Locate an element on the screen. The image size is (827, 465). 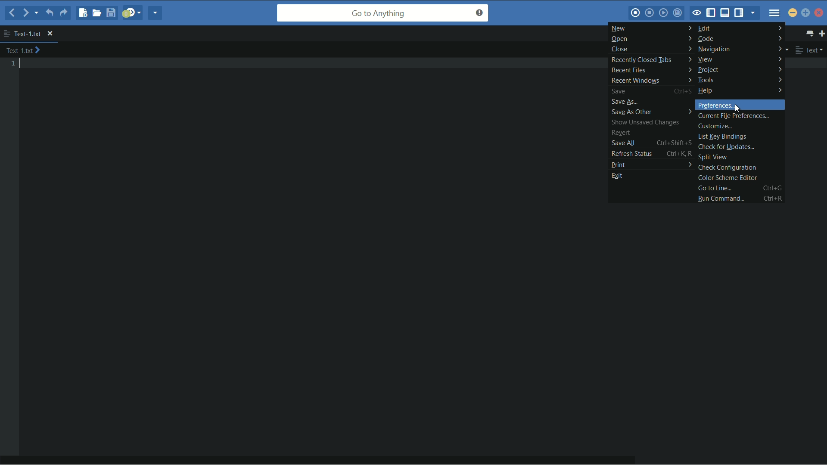
cursor is located at coordinates (740, 107).